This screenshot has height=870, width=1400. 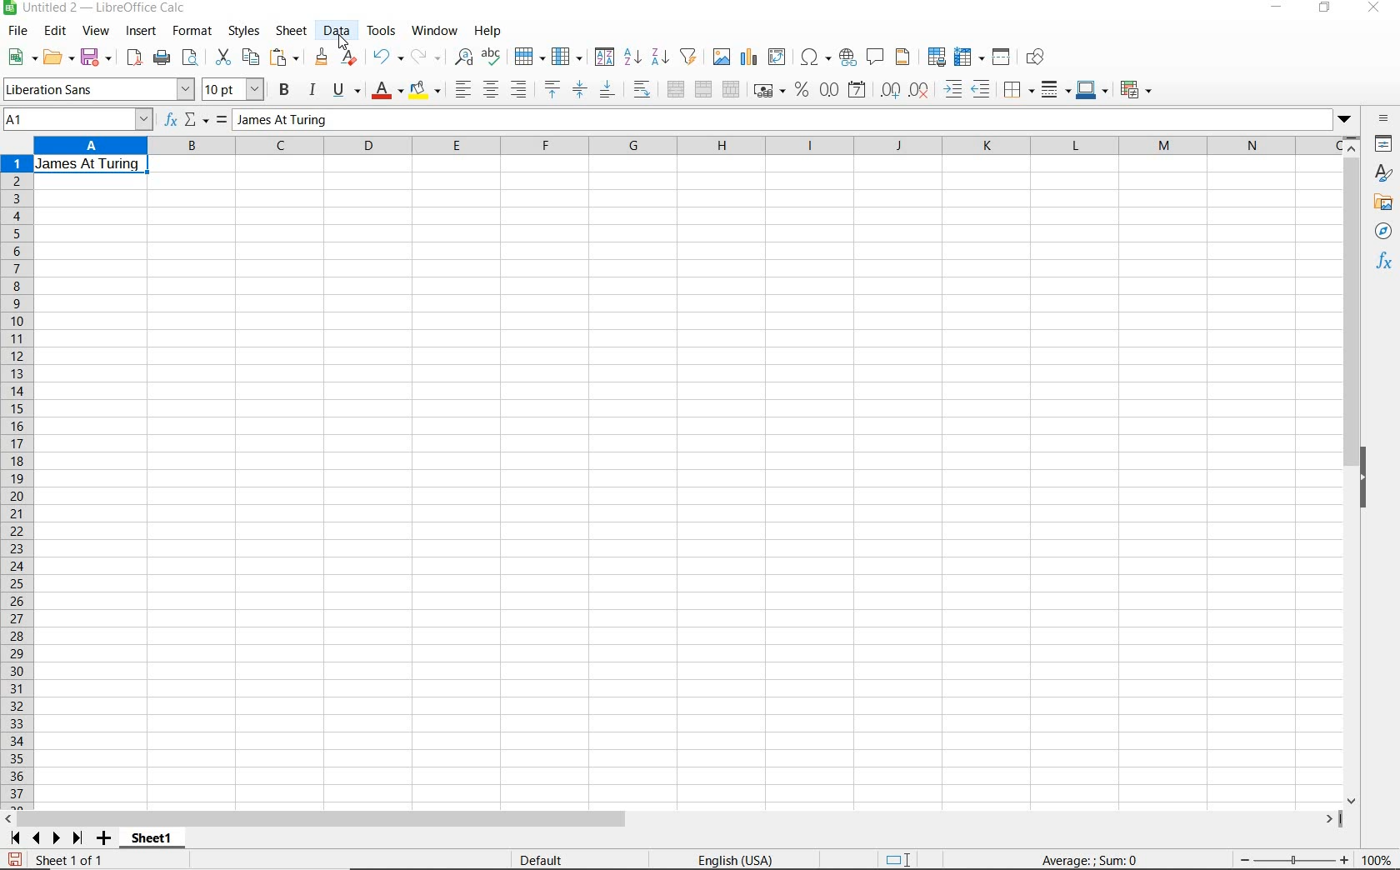 What do you see at coordinates (426, 89) in the screenshot?
I see `background color` at bounding box center [426, 89].